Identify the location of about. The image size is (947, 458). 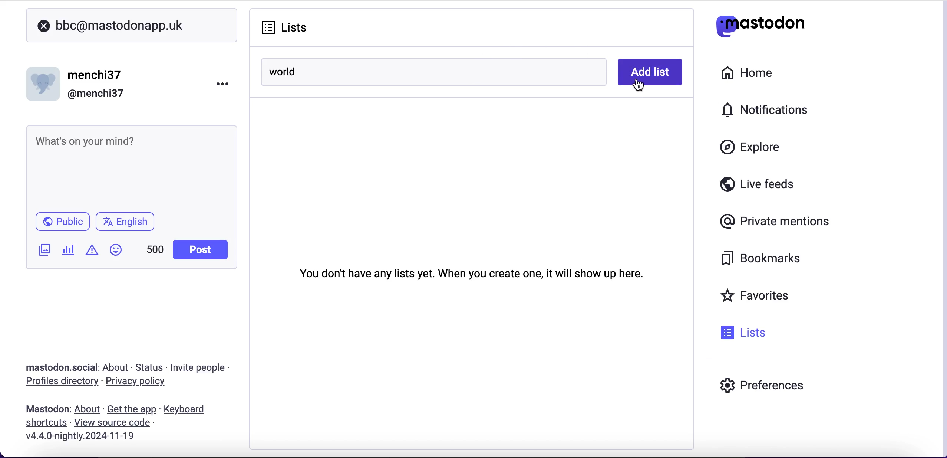
(89, 409).